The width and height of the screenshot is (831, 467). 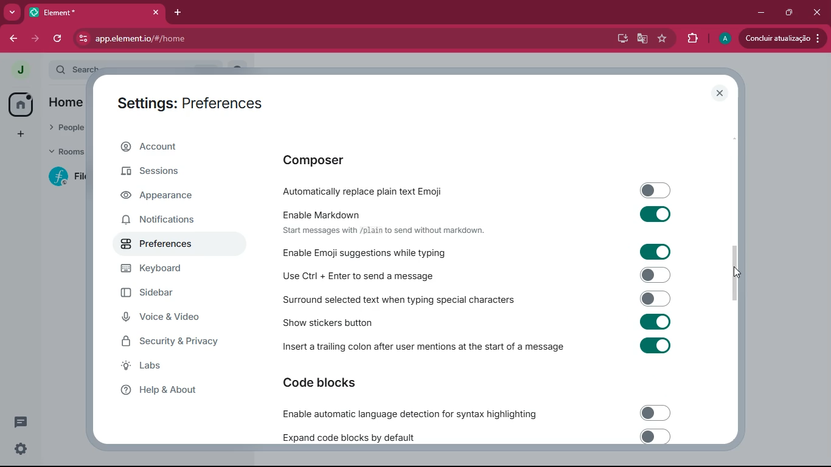 What do you see at coordinates (164, 317) in the screenshot?
I see `voice & video` at bounding box center [164, 317].